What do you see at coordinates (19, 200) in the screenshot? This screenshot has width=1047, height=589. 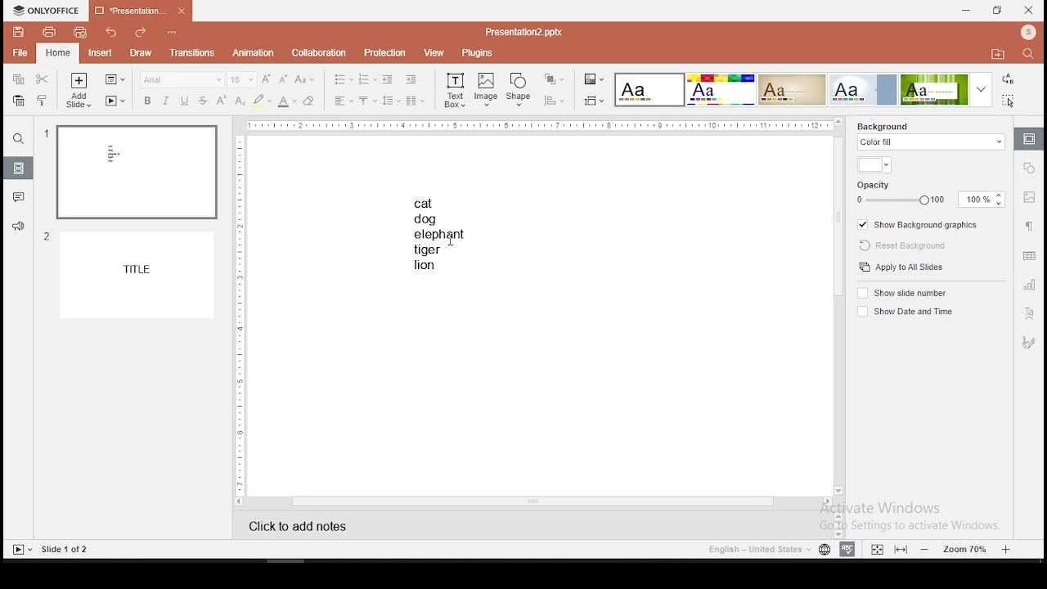 I see `comments` at bounding box center [19, 200].